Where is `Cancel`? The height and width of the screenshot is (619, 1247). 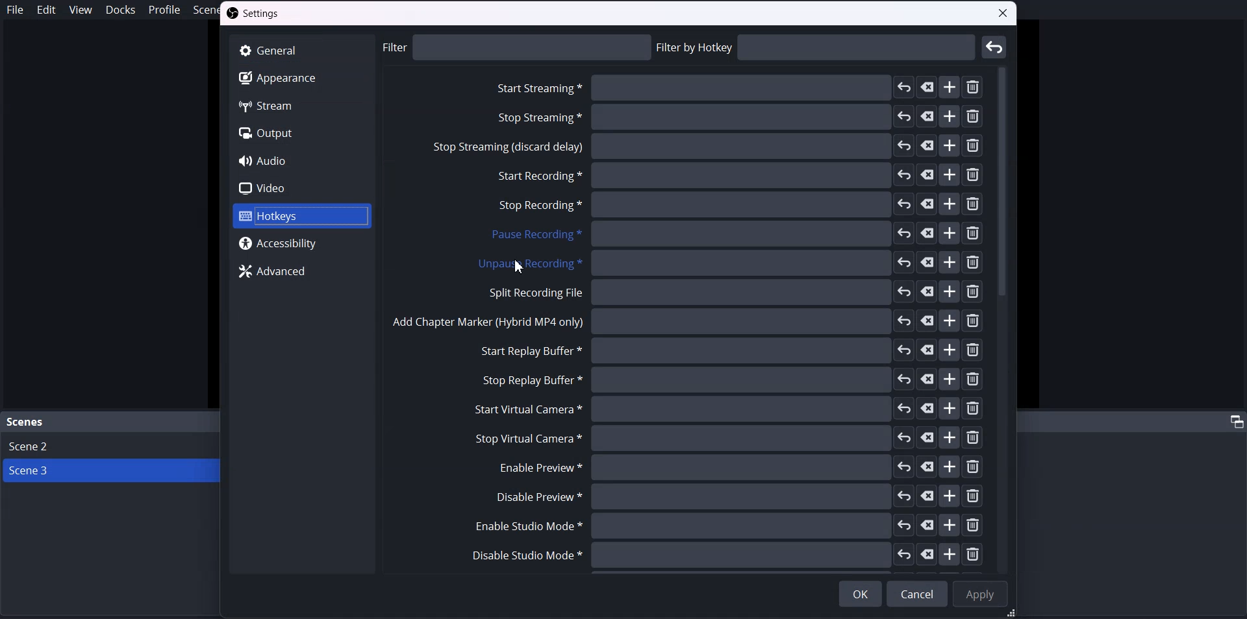 Cancel is located at coordinates (917, 594).